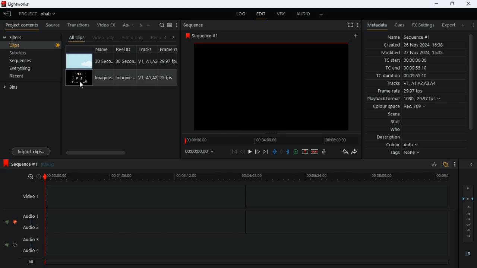 The image size is (477, 268). I want to click on menu, so click(358, 24).